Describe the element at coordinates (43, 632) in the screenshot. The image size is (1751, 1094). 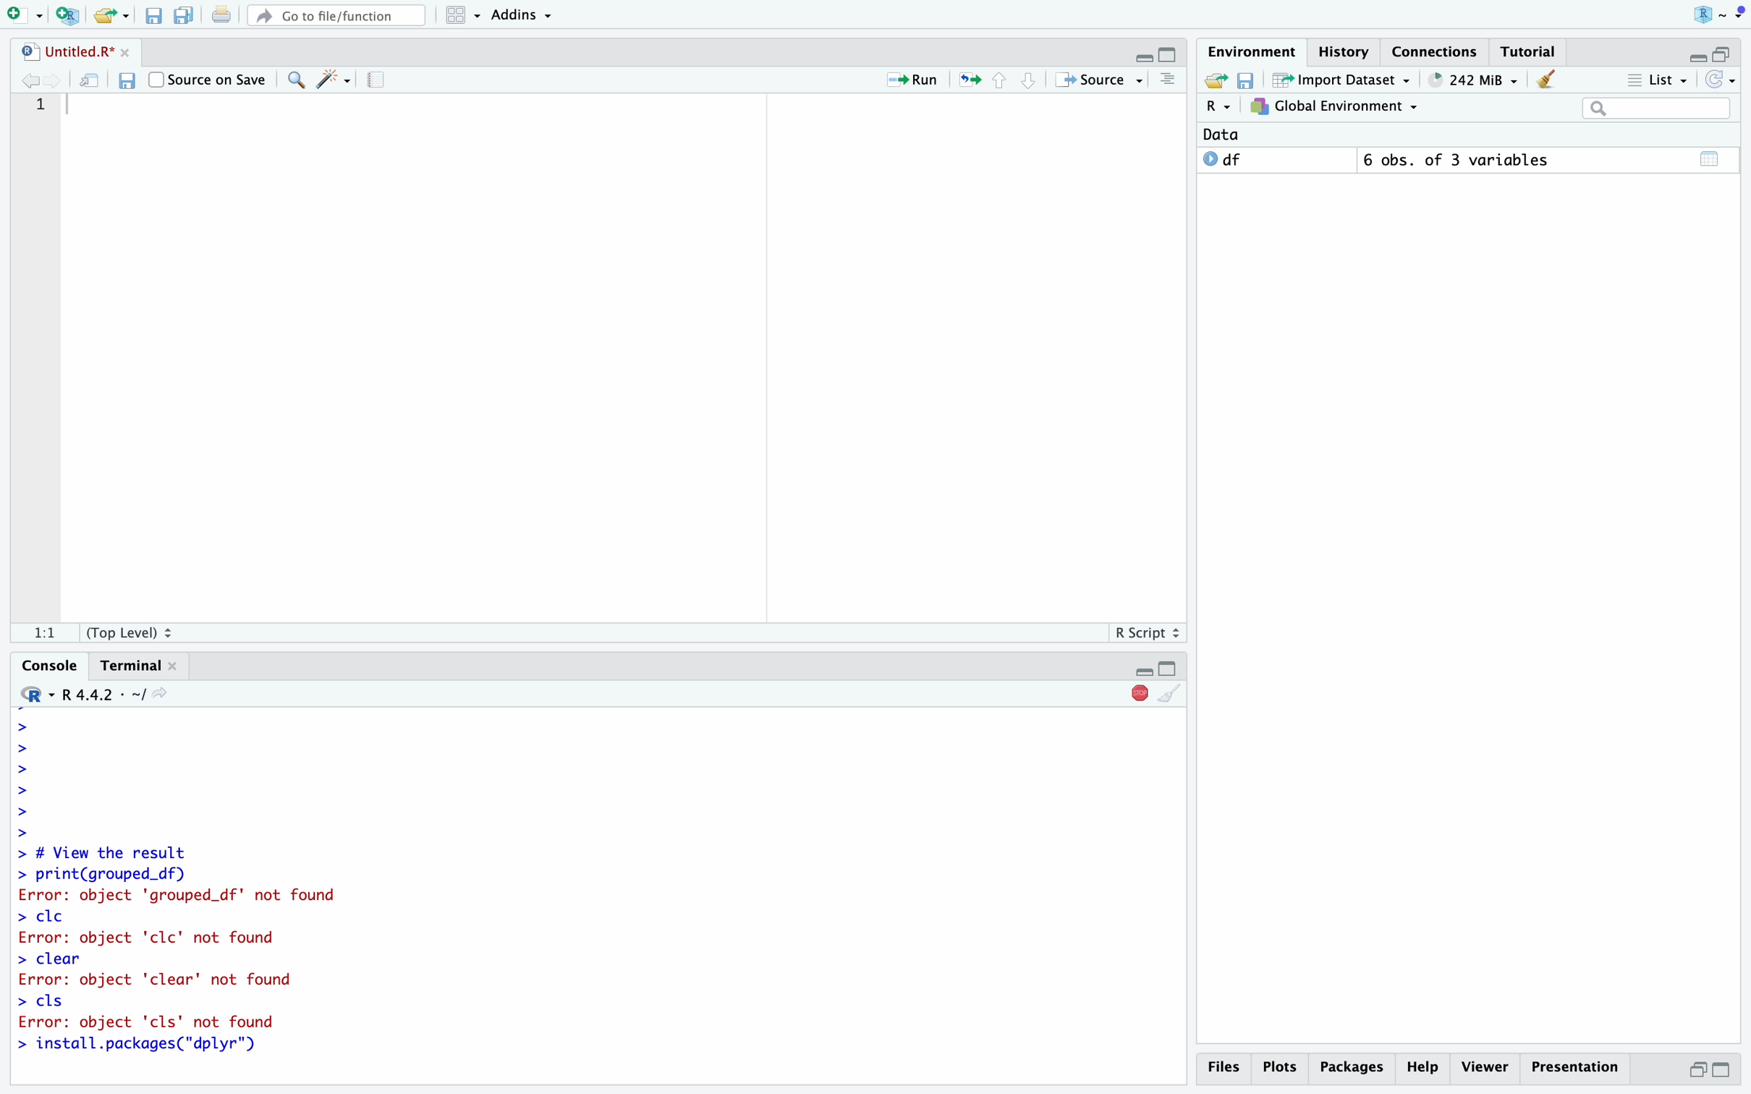
I see `1:1` at that location.